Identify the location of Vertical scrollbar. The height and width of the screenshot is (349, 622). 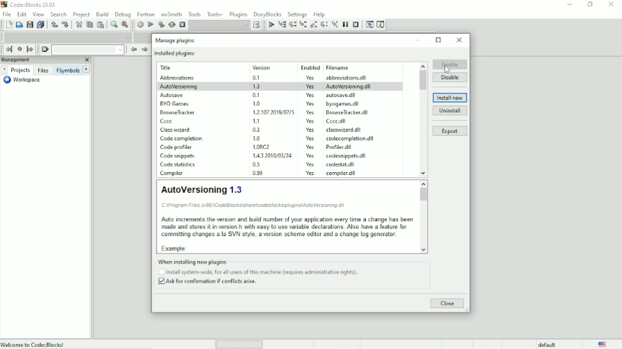
(423, 196).